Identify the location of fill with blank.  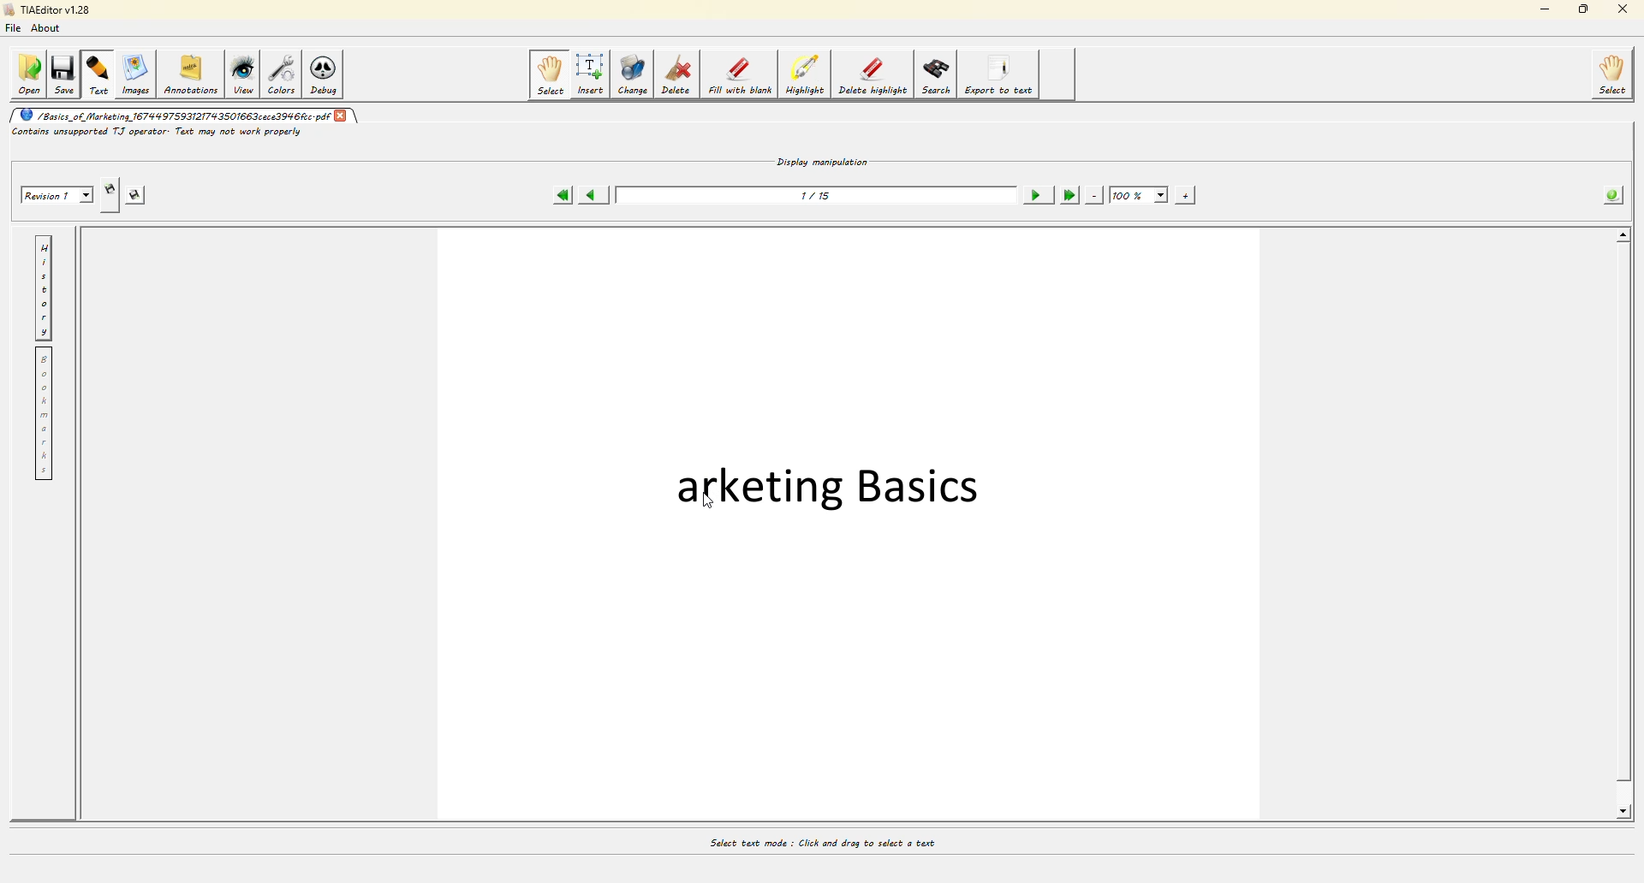
(740, 74).